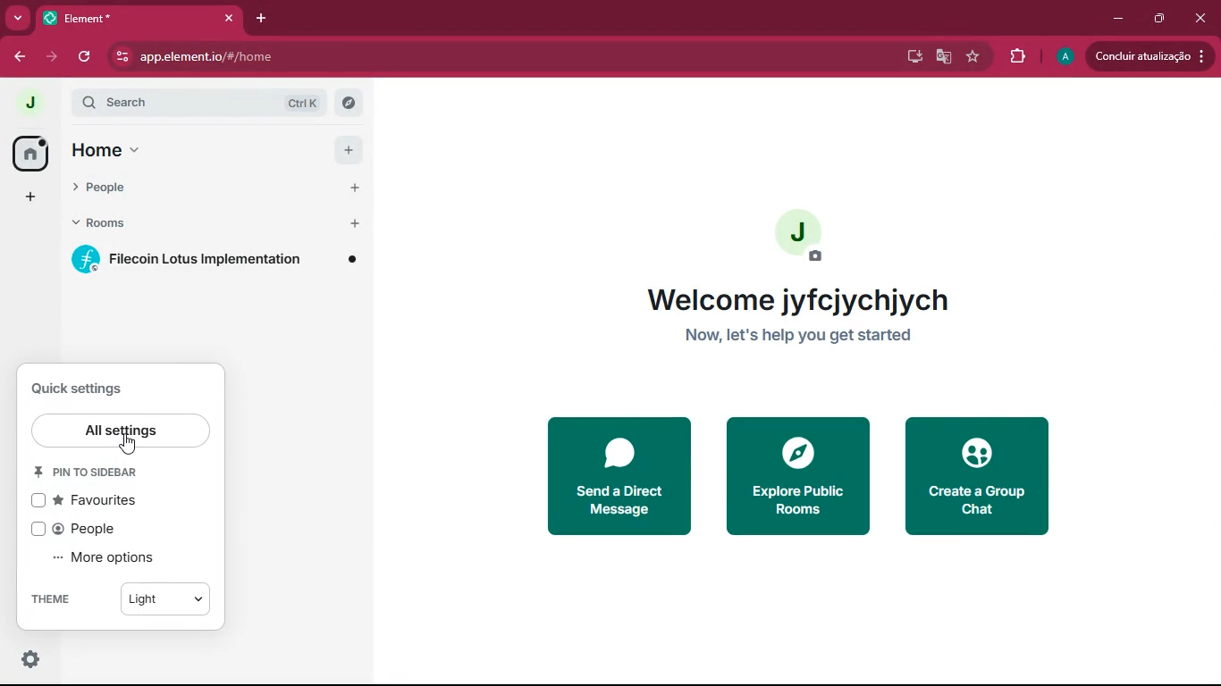  Describe the element at coordinates (31, 155) in the screenshot. I see `home` at that location.